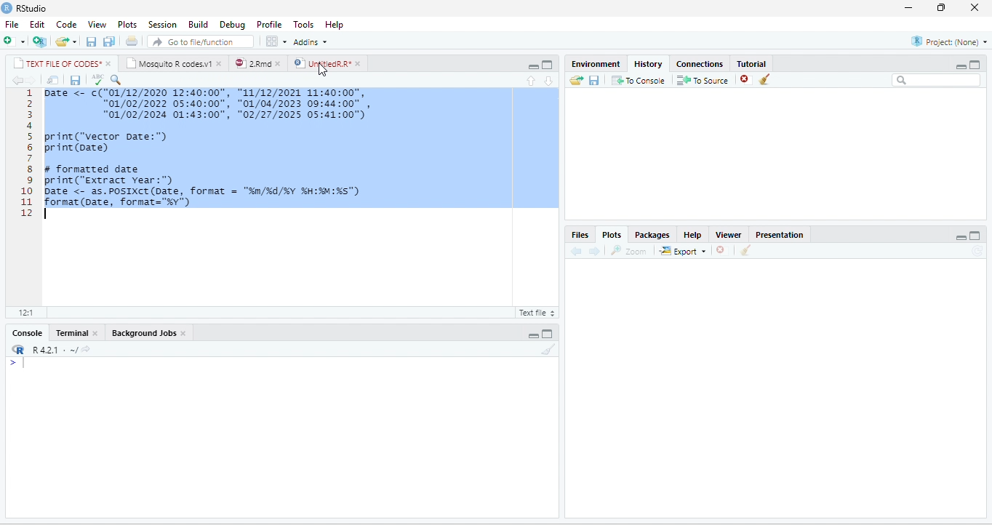 This screenshot has width=992, height=525. I want to click on Environment, so click(596, 64).